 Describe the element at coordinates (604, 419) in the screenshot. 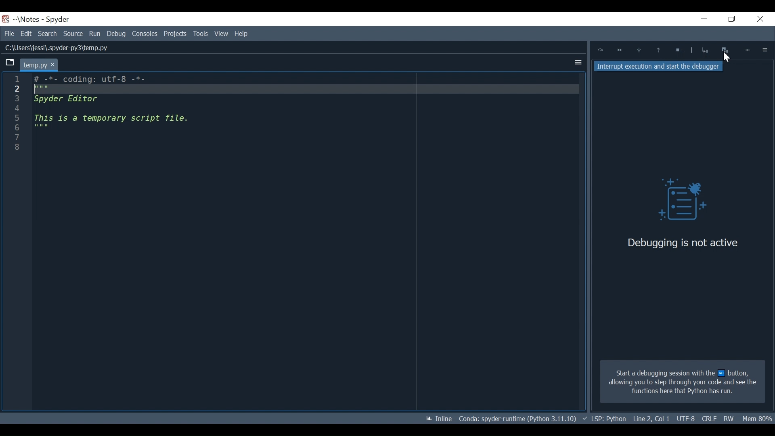

I see `Language` at that location.